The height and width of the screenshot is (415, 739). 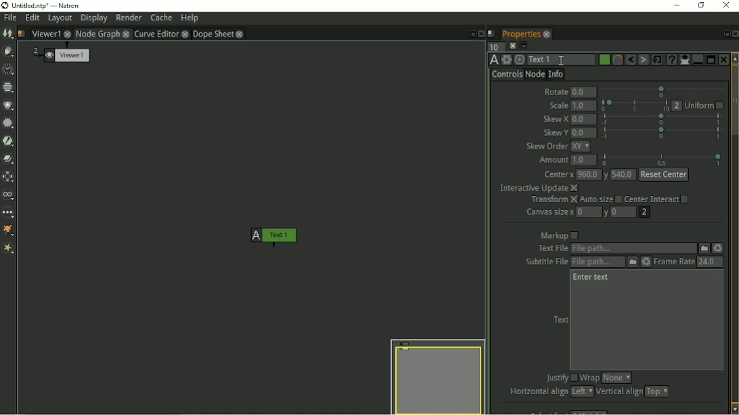 I want to click on Enter text, so click(x=592, y=277).